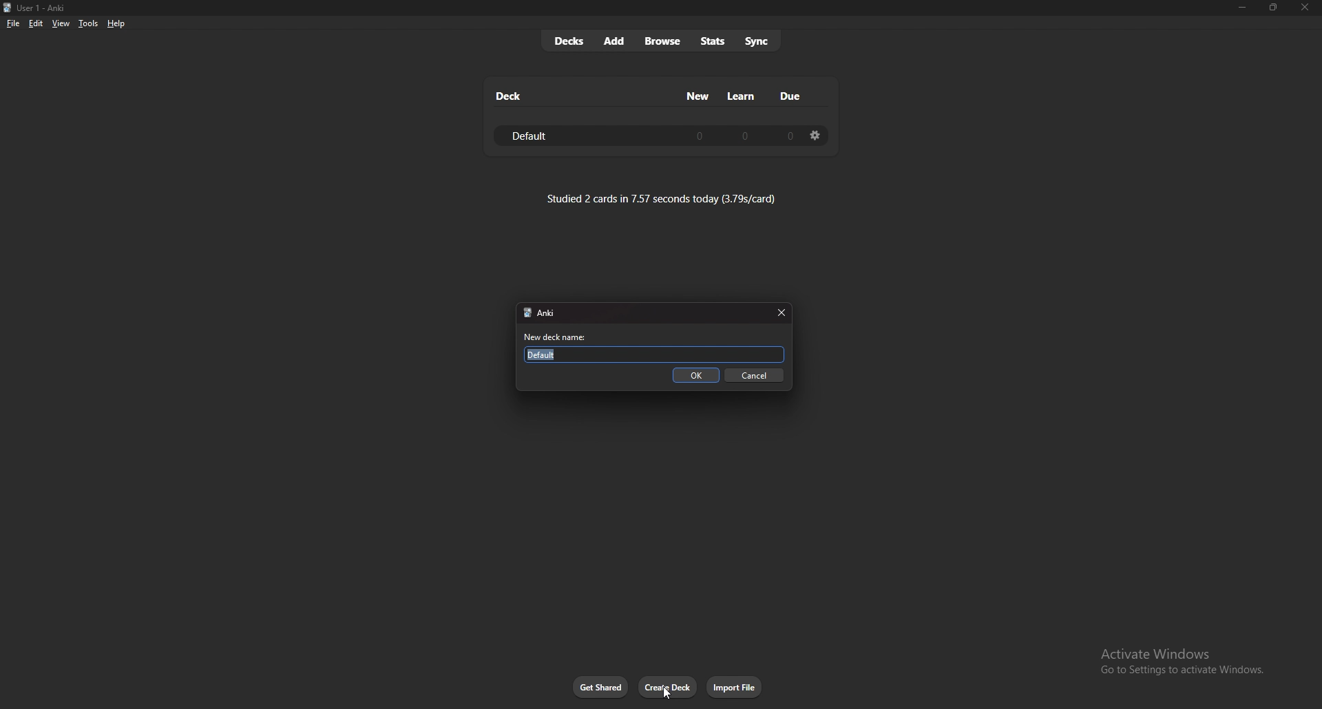 The height and width of the screenshot is (709, 1322). I want to click on 0, so click(788, 136).